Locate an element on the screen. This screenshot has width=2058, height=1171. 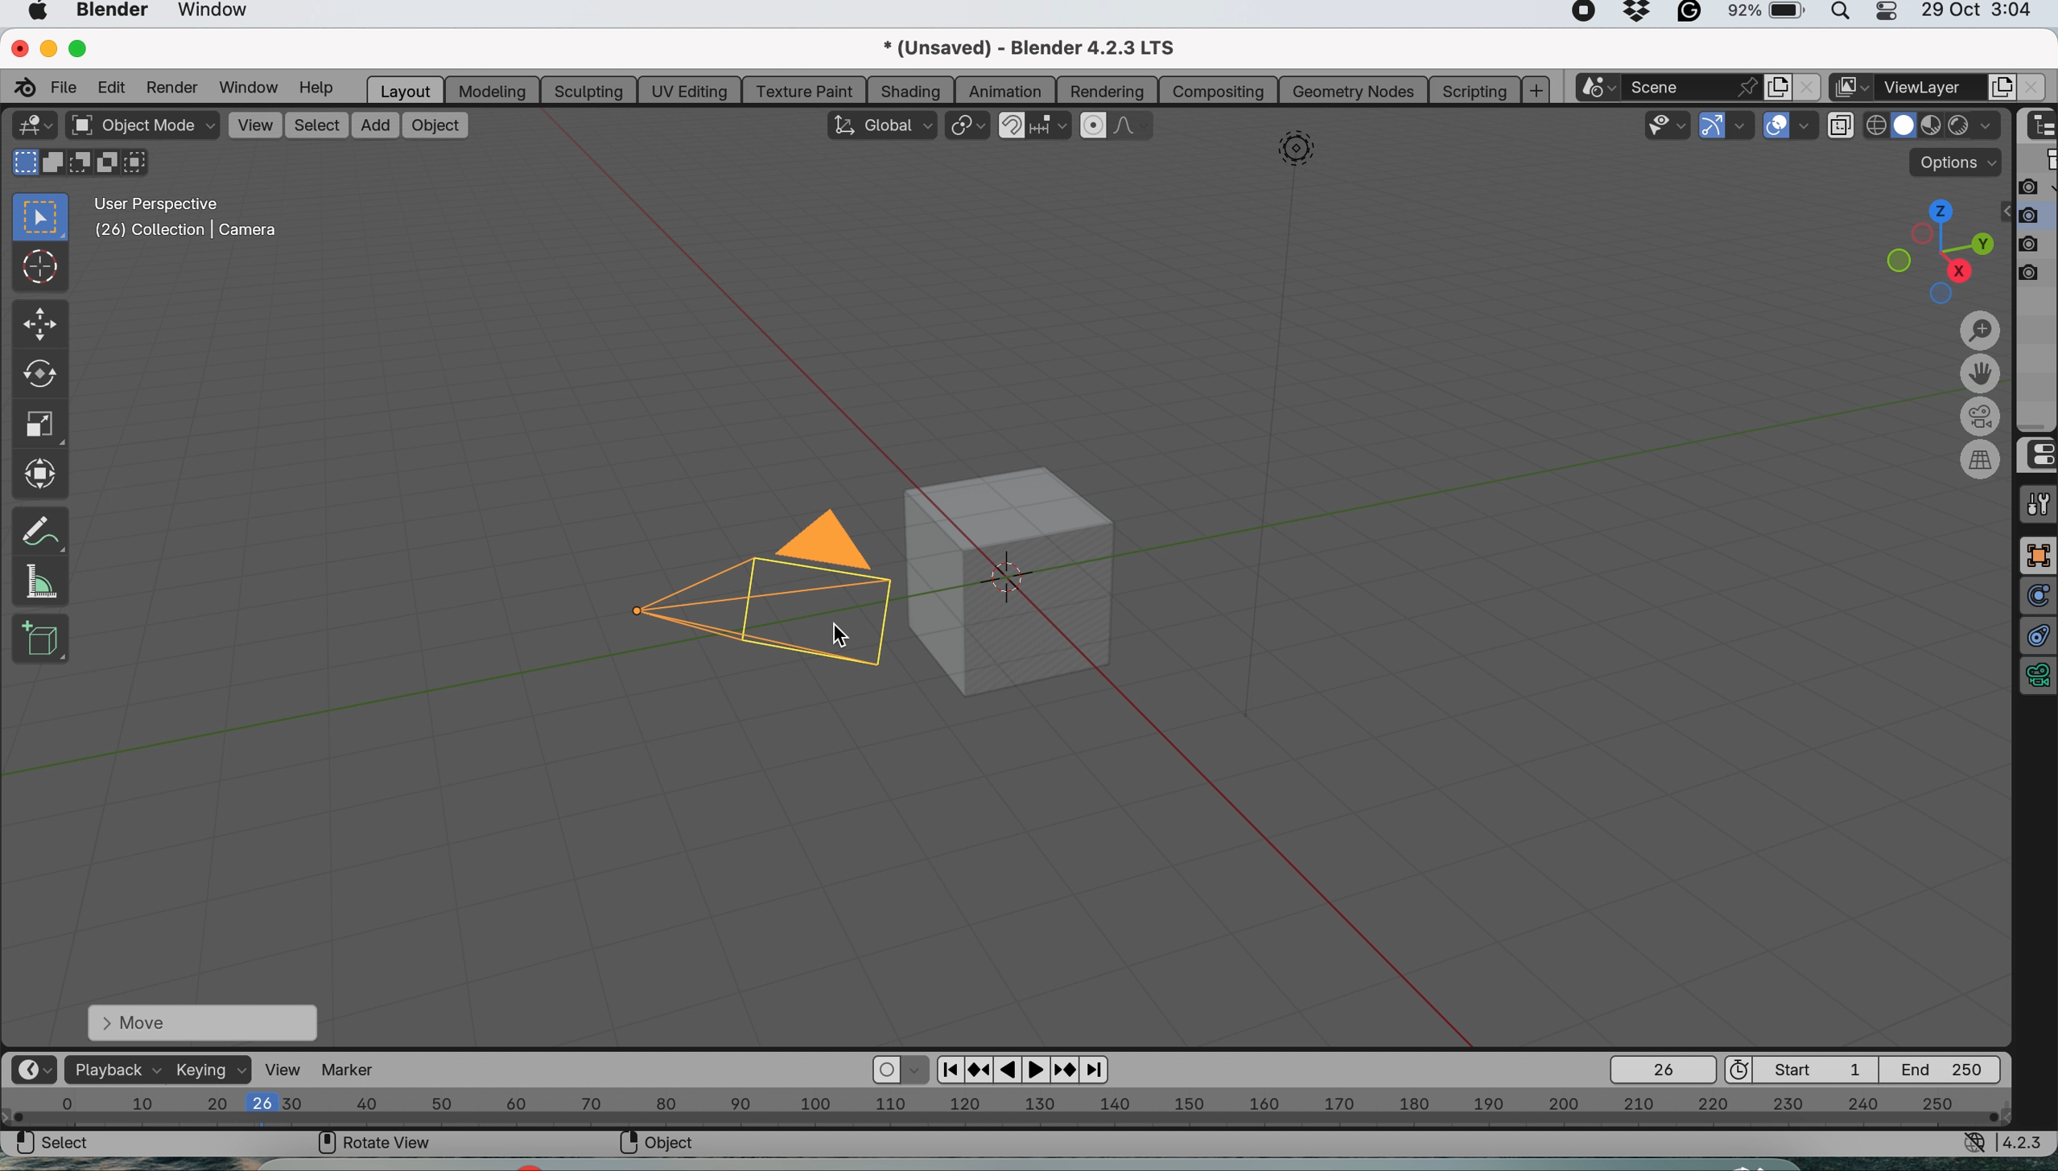
annotate is located at coordinates (39, 527).